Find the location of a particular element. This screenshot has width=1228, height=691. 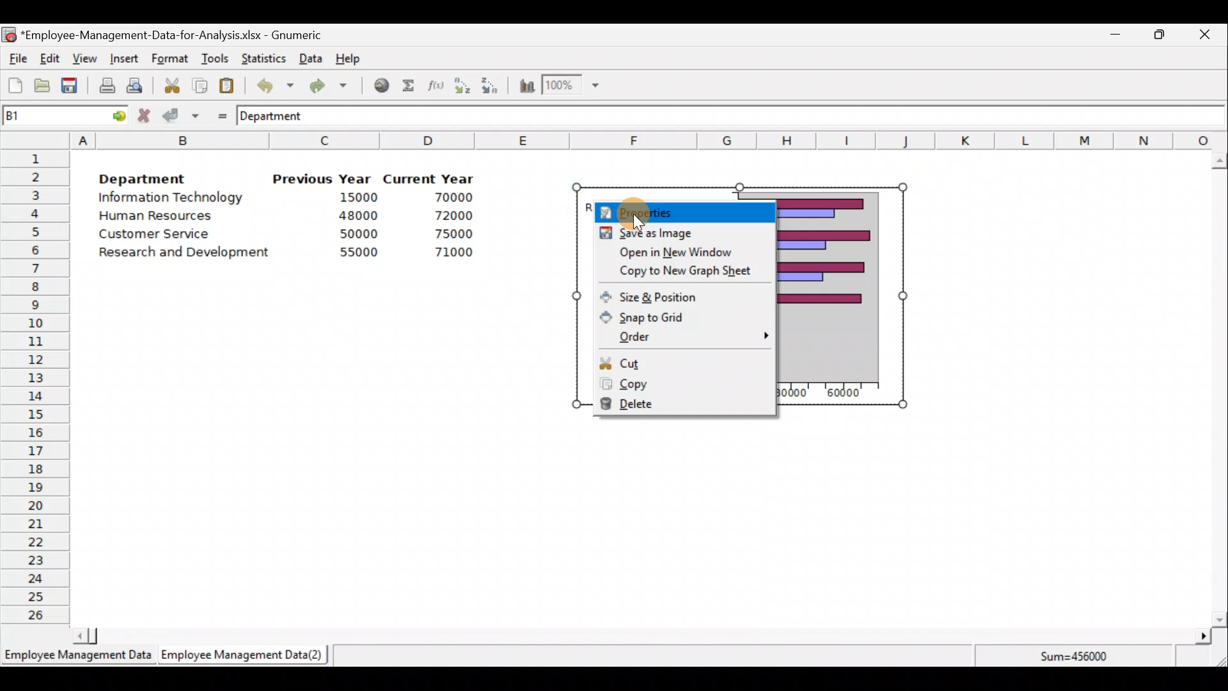

Copy the selection is located at coordinates (199, 83).